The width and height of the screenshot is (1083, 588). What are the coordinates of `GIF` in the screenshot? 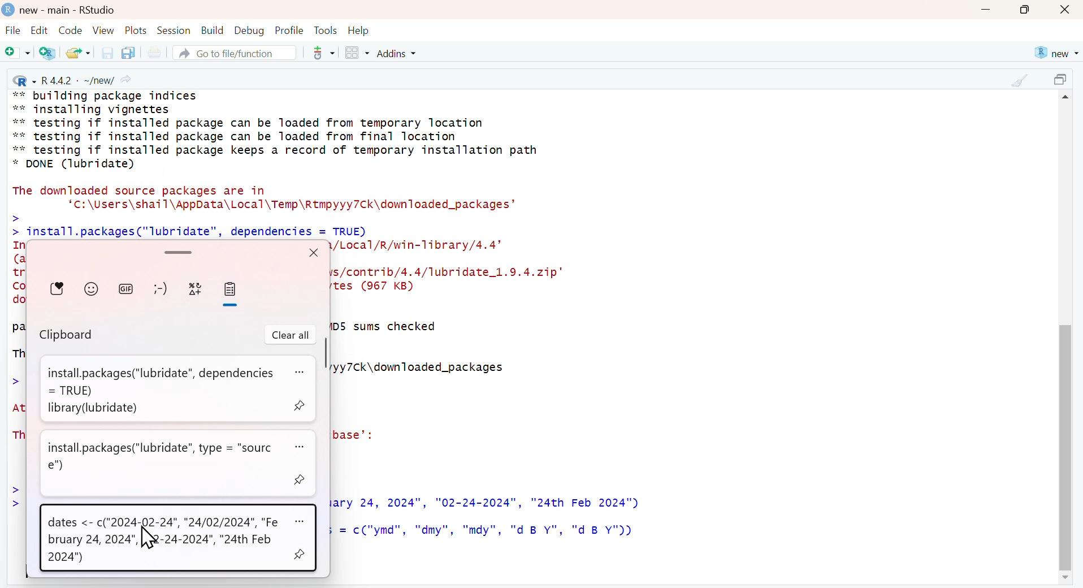 It's located at (126, 288).